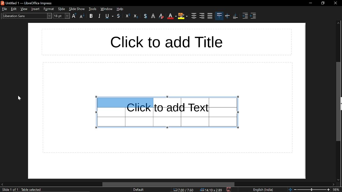 Image resolution: width=342 pixels, height=192 pixels. What do you see at coordinates (93, 9) in the screenshot?
I see `window` at bounding box center [93, 9].